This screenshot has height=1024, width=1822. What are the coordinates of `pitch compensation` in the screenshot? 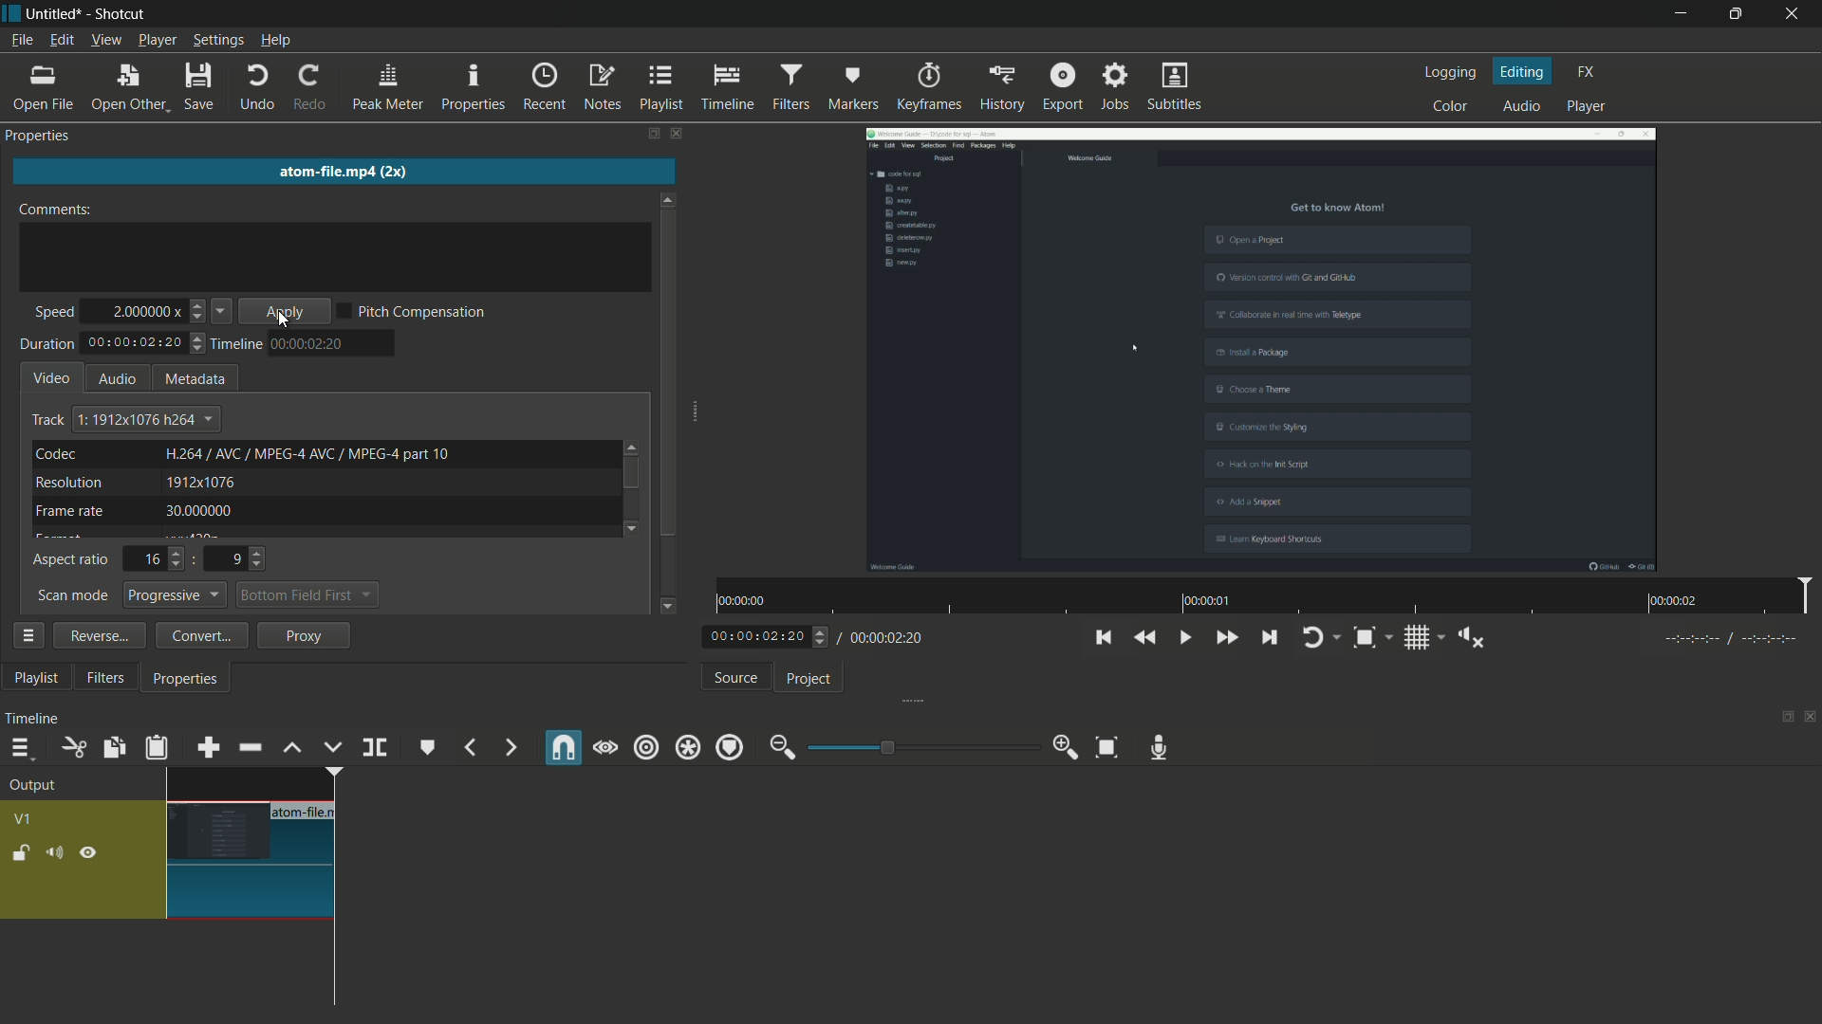 It's located at (421, 309).